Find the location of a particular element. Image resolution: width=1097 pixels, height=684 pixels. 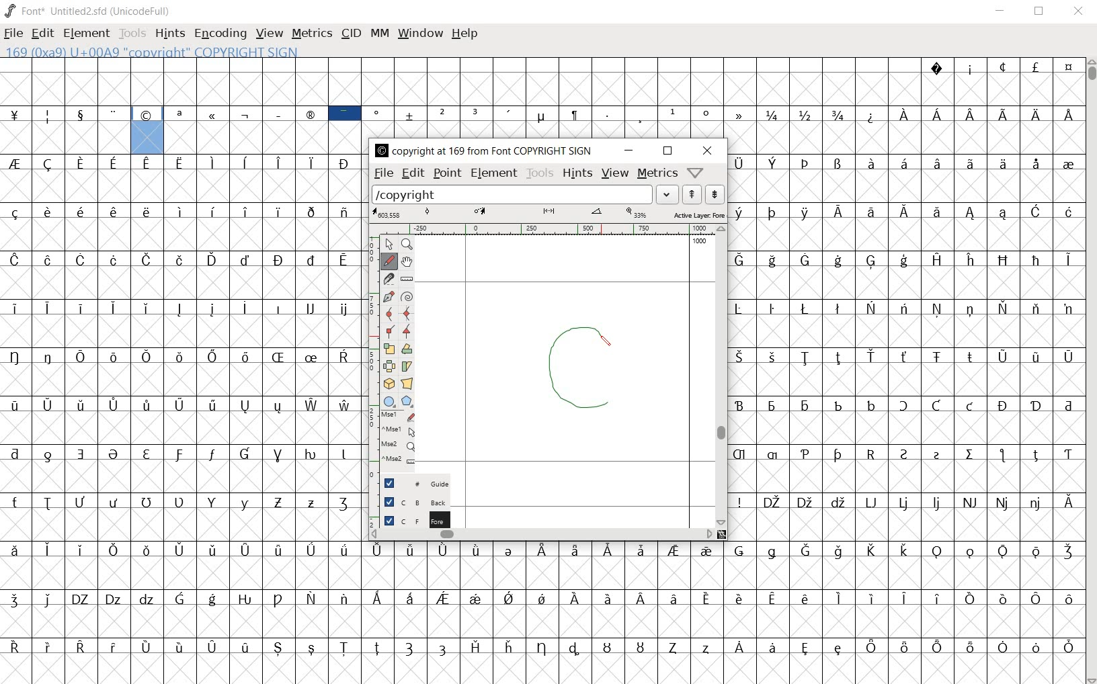

scrollbar is located at coordinates (721, 377).